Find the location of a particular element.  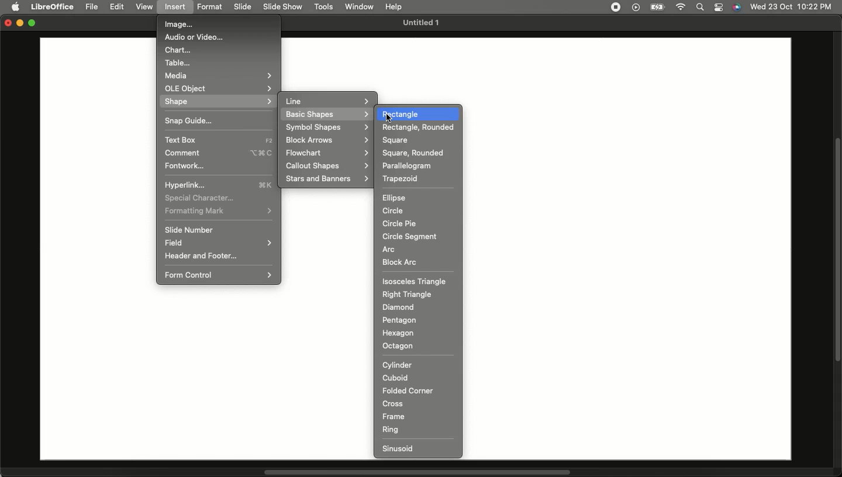

Chart is located at coordinates (177, 50).